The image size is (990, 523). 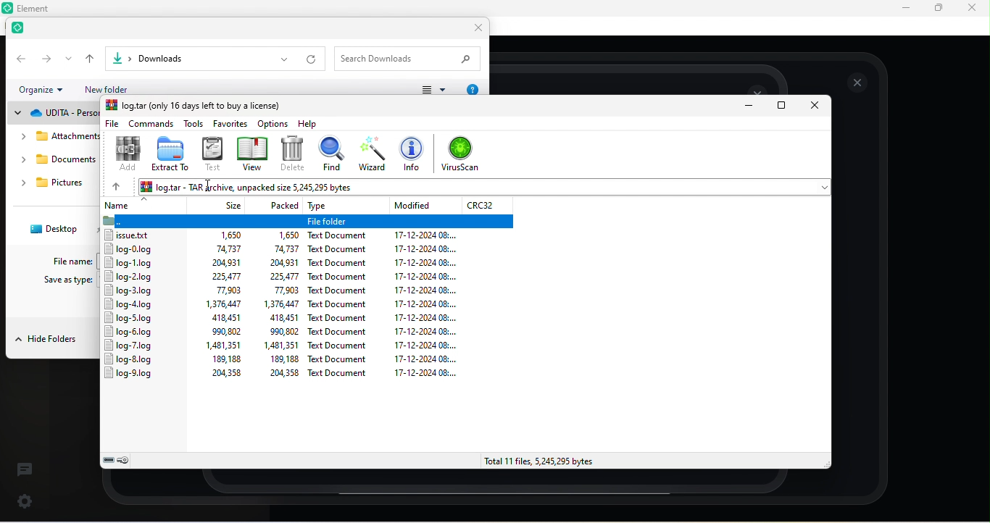 I want to click on type, so click(x=325, y=206).